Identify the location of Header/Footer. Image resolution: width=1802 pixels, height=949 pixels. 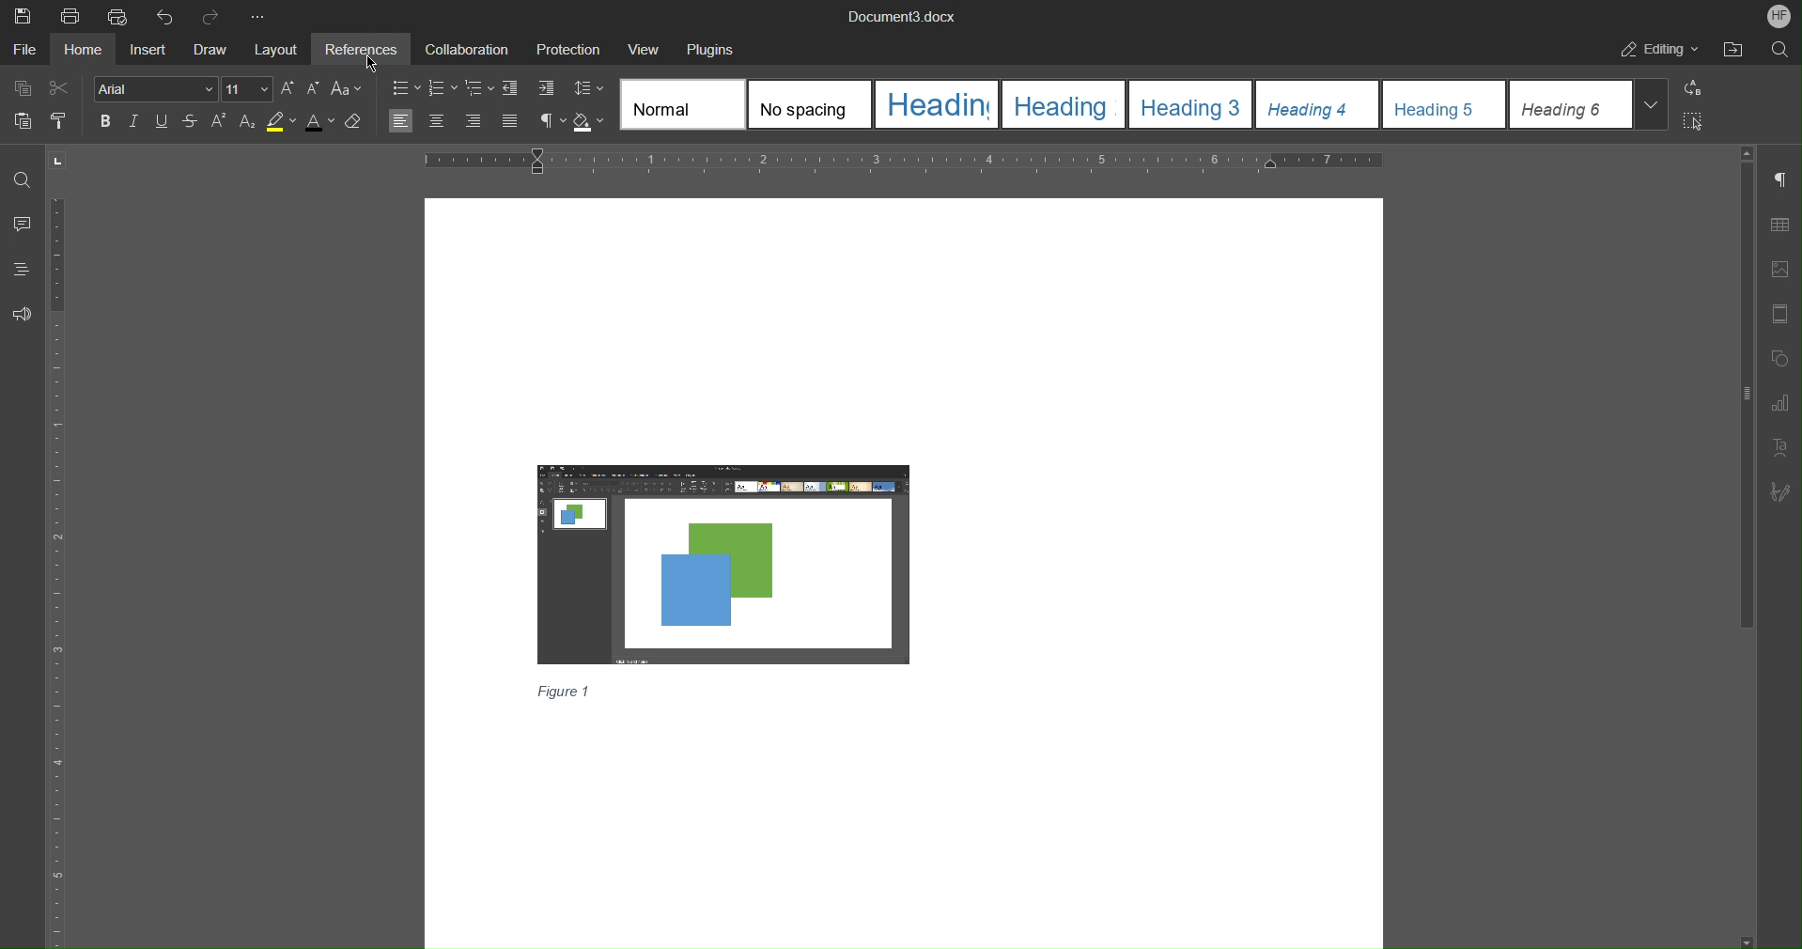
(1781, 316).